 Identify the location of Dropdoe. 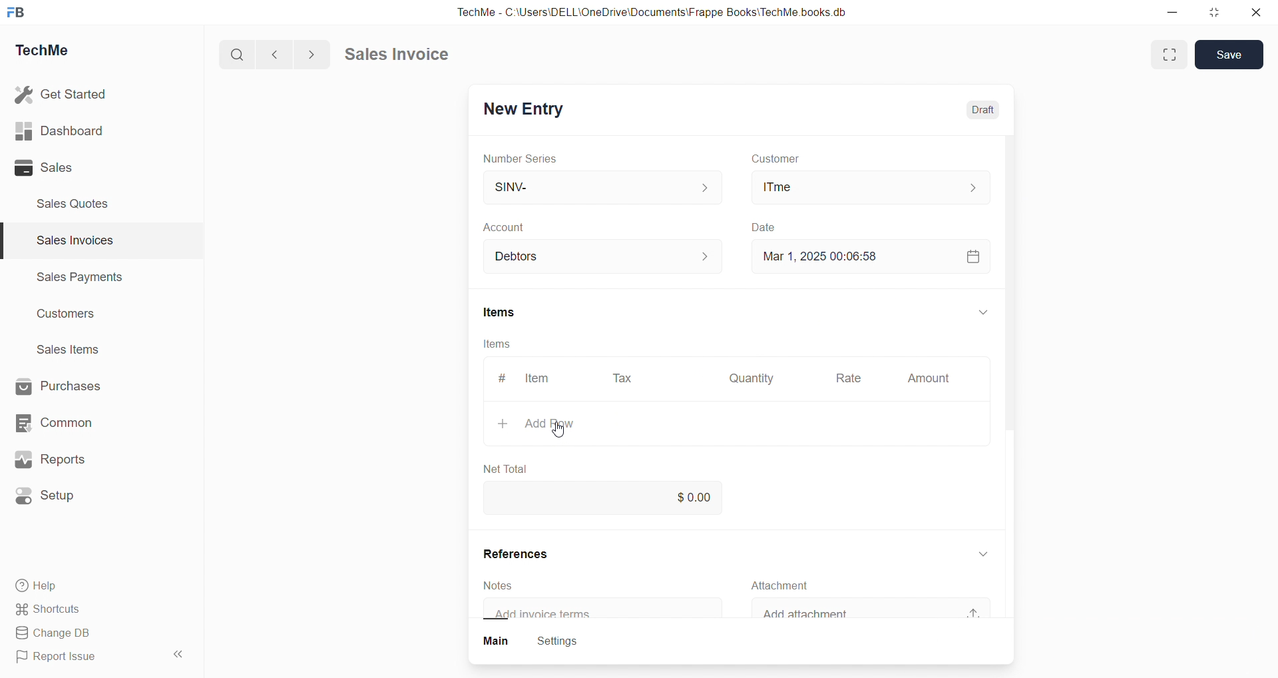
(988, 551).